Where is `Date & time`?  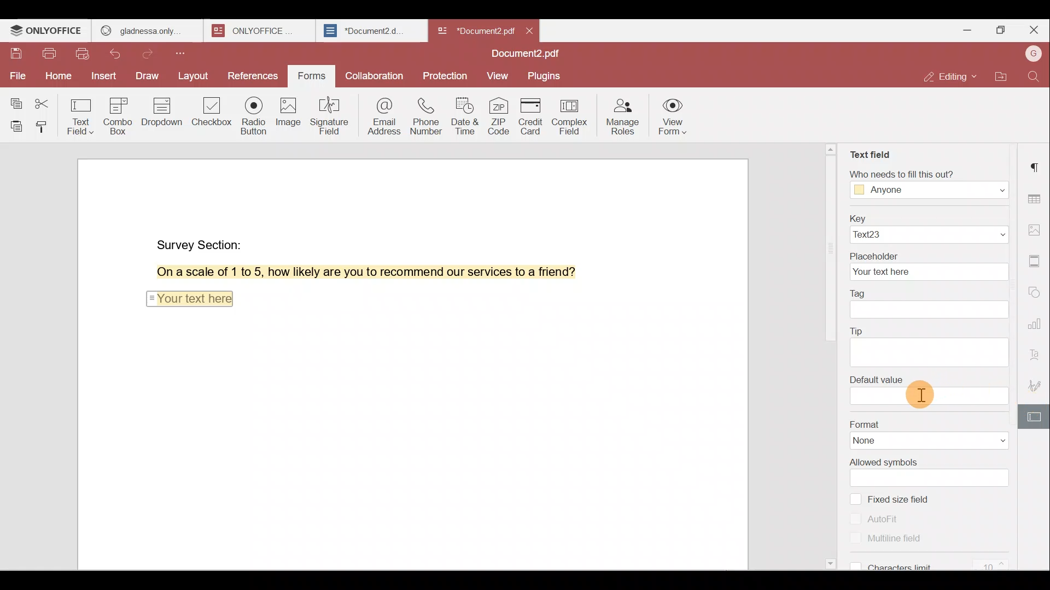 Date & time is located at coordinates (463, 113).